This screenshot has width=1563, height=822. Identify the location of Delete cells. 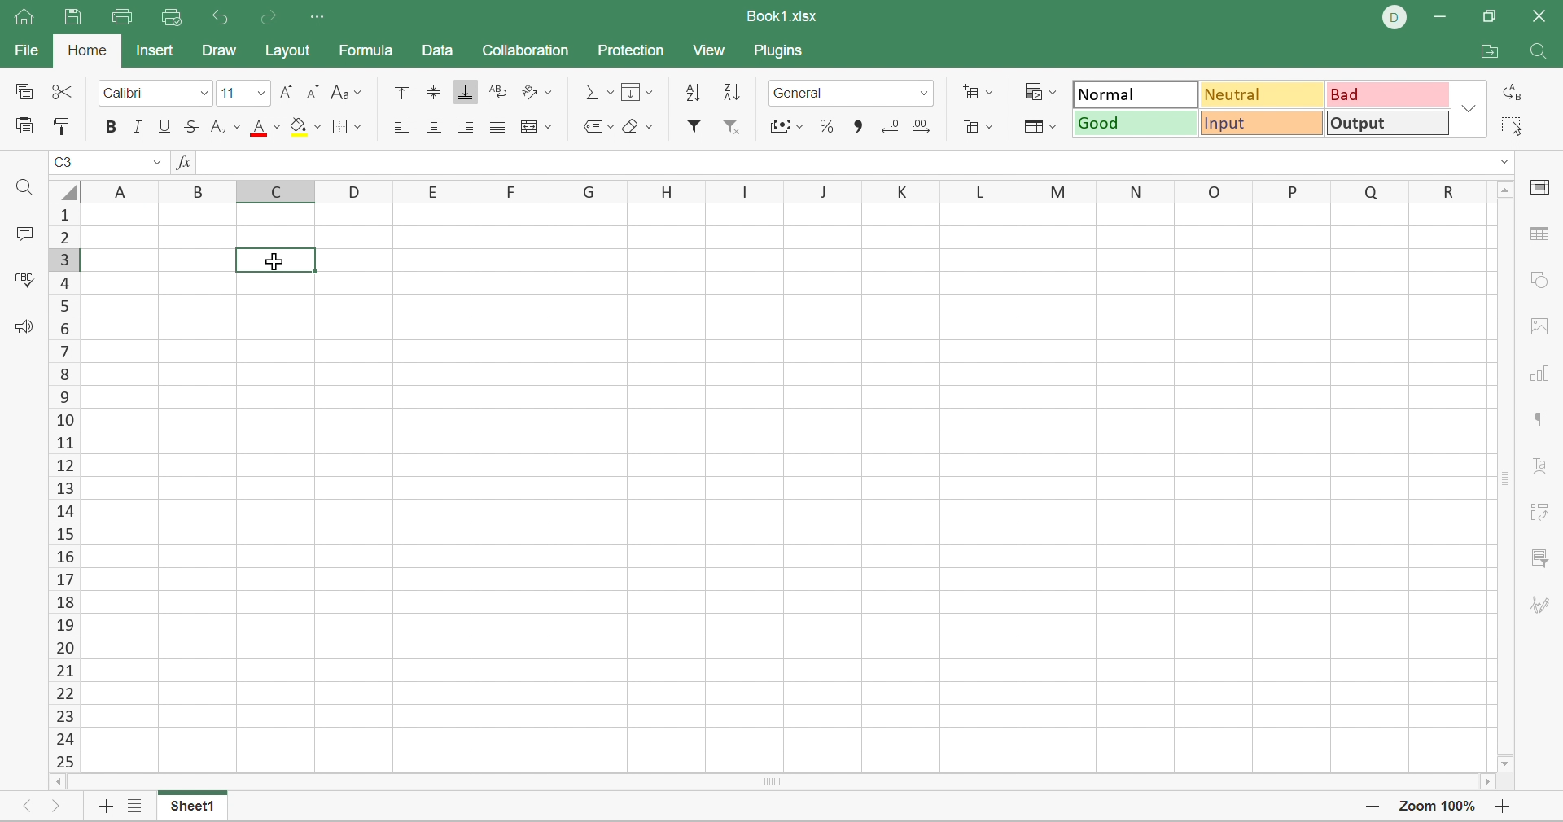
(980, 128).